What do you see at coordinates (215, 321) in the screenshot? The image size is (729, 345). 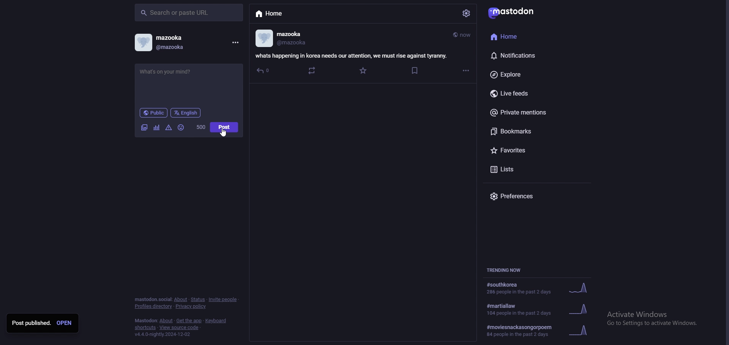 I see `keyboard` at bounding box center [215, 321].